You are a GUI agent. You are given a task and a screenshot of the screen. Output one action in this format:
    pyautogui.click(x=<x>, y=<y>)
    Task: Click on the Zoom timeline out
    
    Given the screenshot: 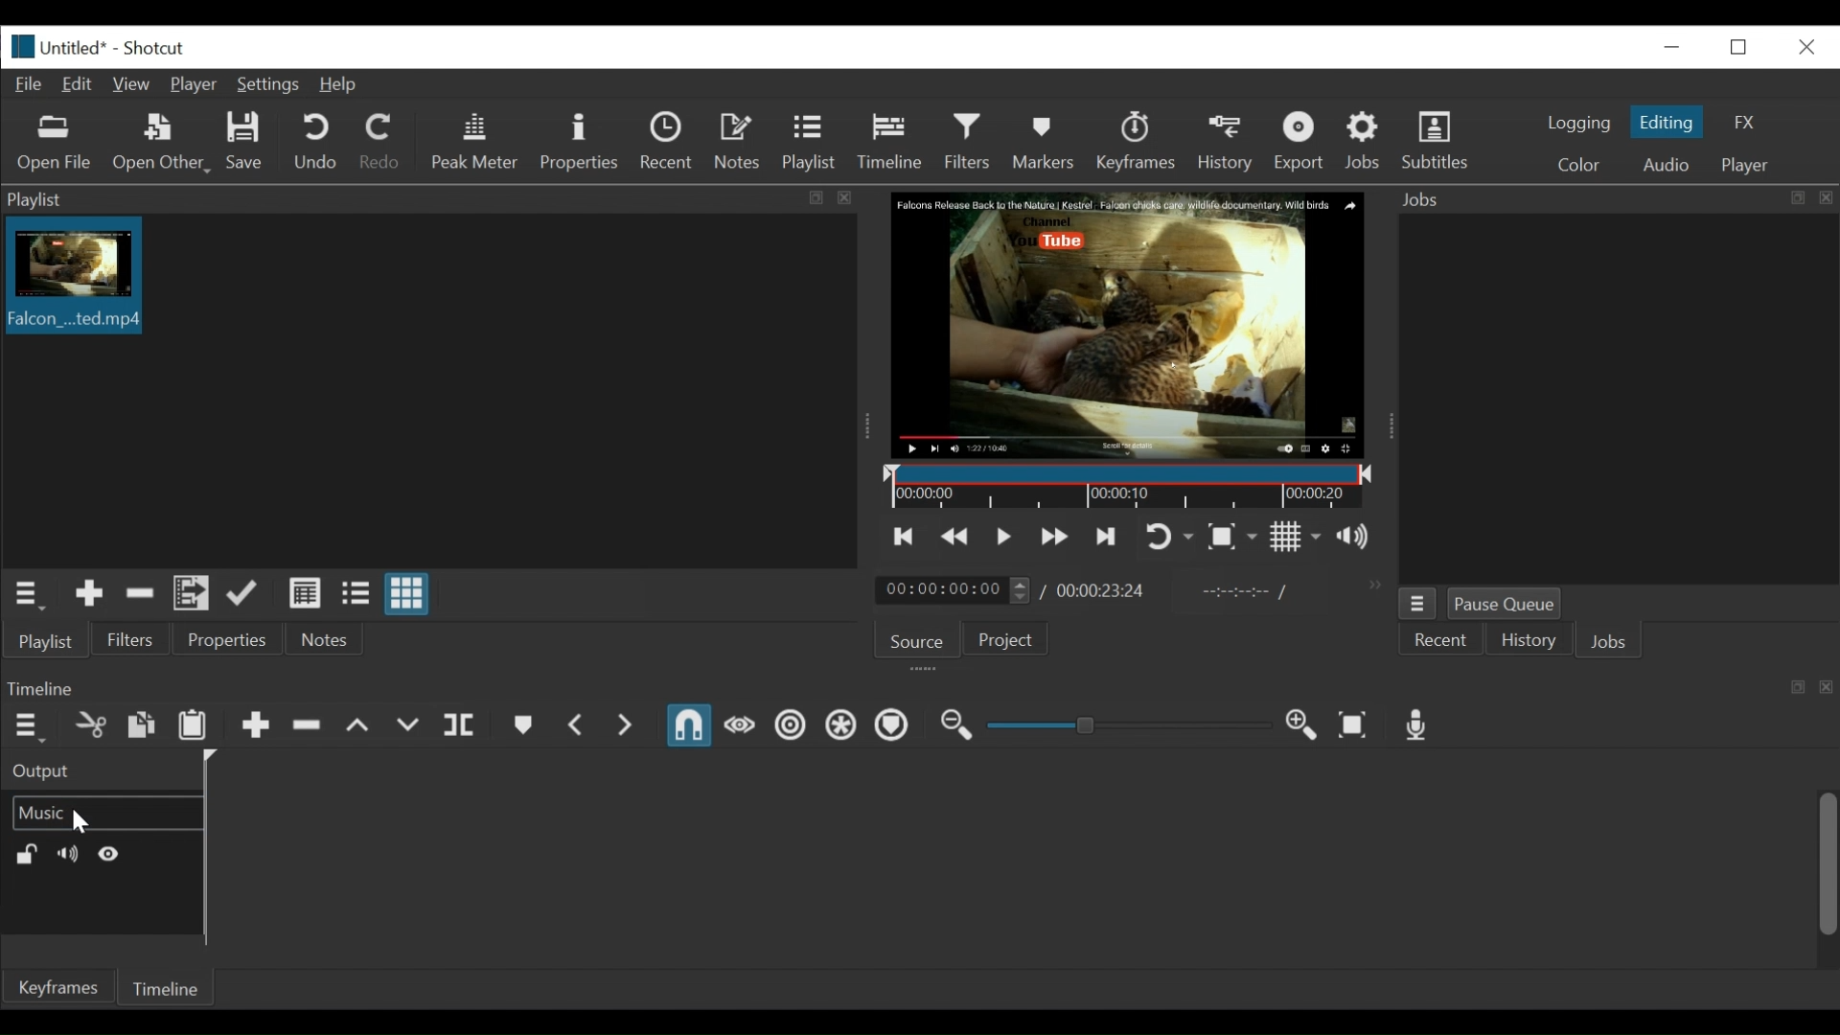 What is the action you would take?
    pyautogui.click(x=954, y=725)
    